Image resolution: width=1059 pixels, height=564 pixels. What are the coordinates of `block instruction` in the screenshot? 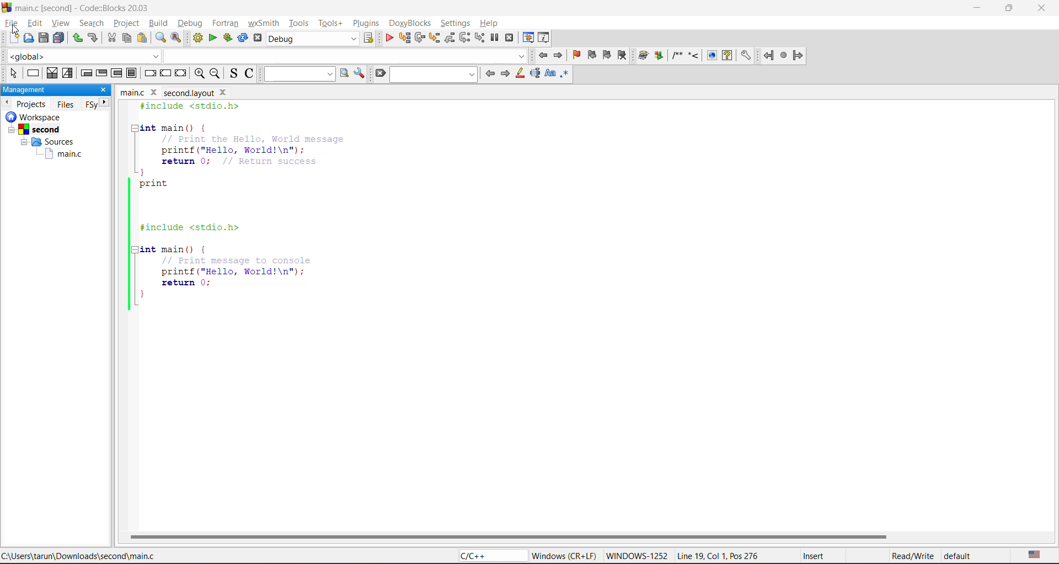 It's located at (132, 74).